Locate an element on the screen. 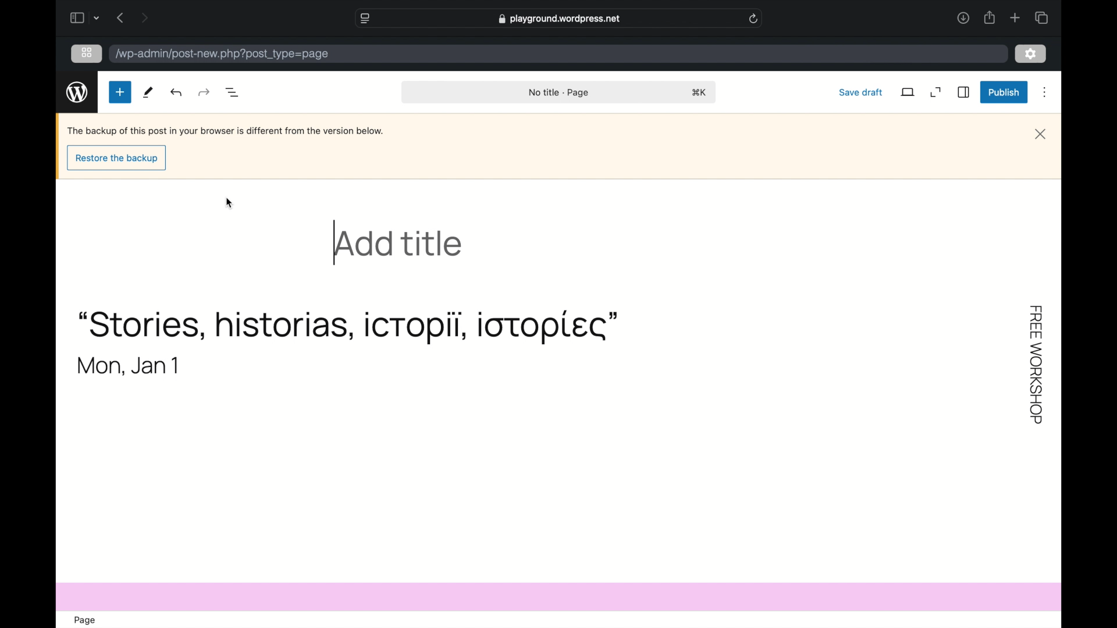  new tab is located at coordinates (1015, 18).